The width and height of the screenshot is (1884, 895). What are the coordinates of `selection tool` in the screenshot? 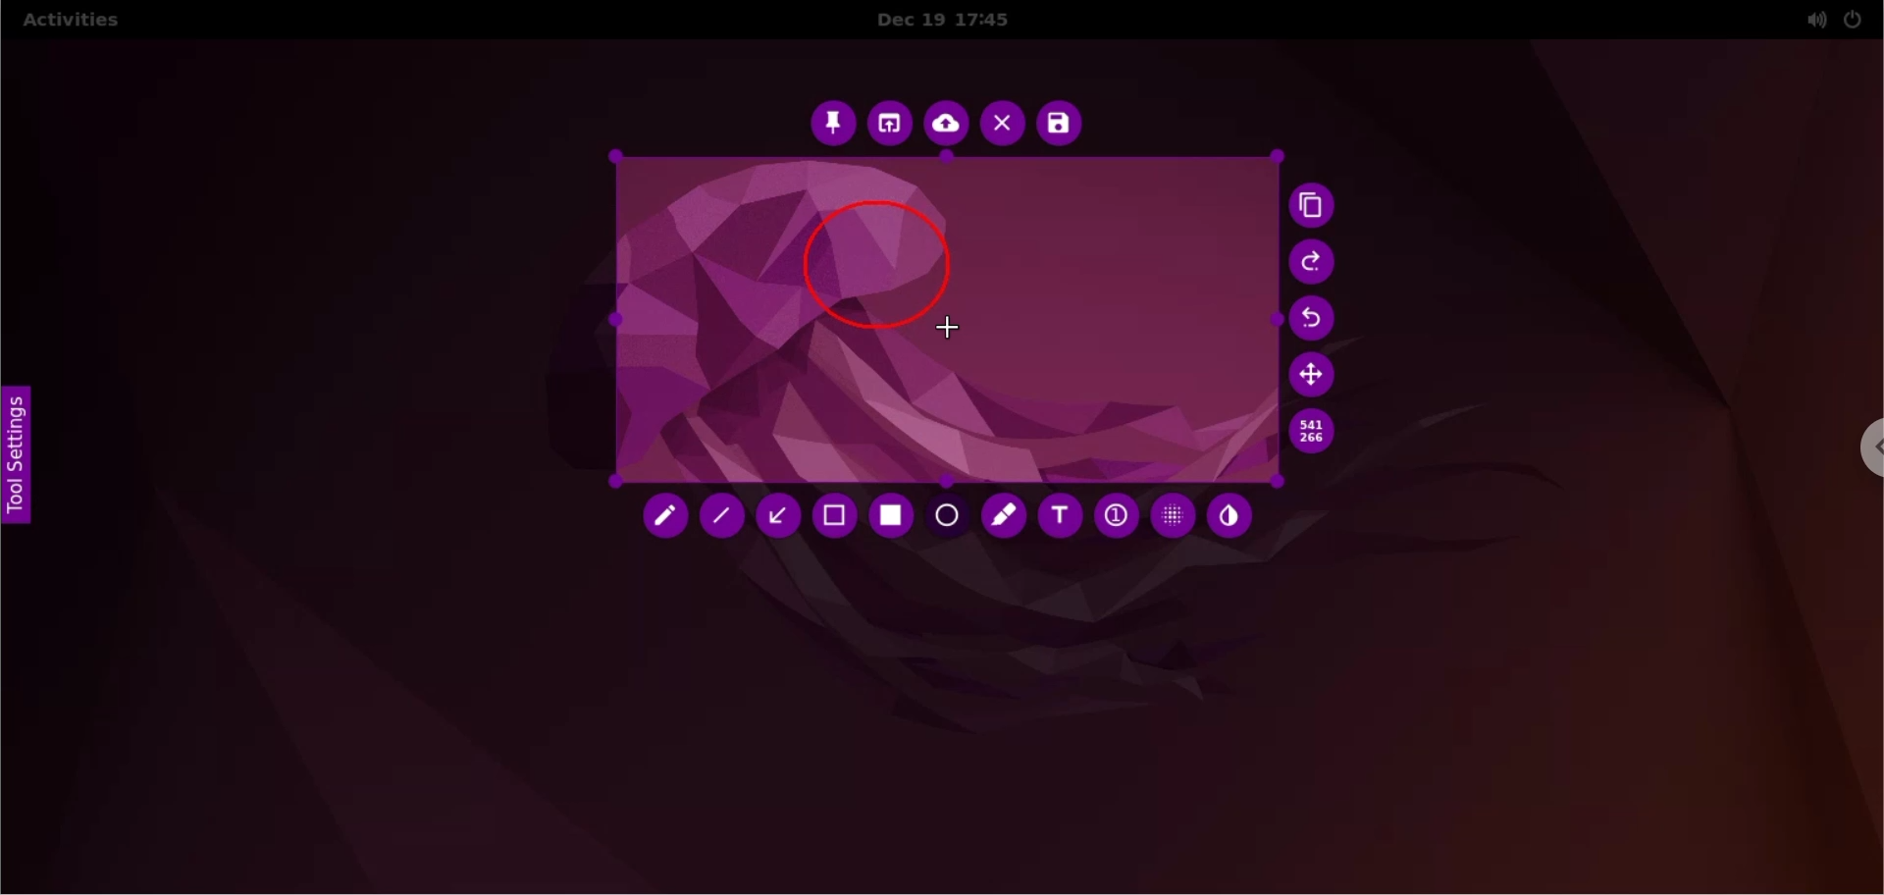 It's located at (838, 518).